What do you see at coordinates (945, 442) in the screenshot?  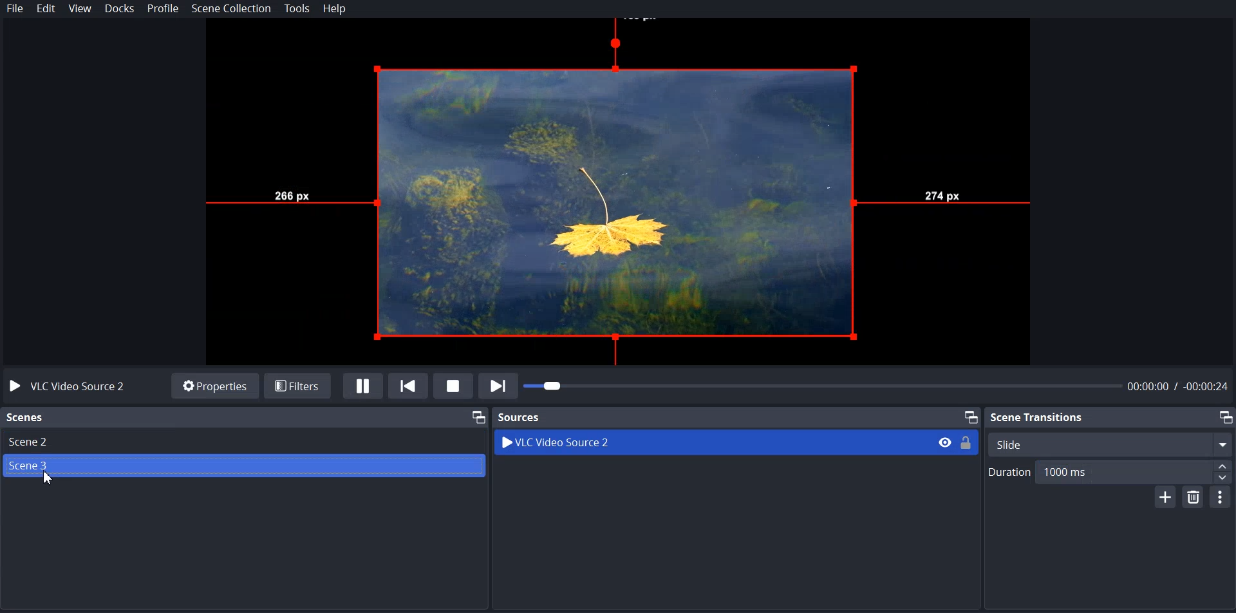 I see `hide/display` at bounding box center [945, 442].